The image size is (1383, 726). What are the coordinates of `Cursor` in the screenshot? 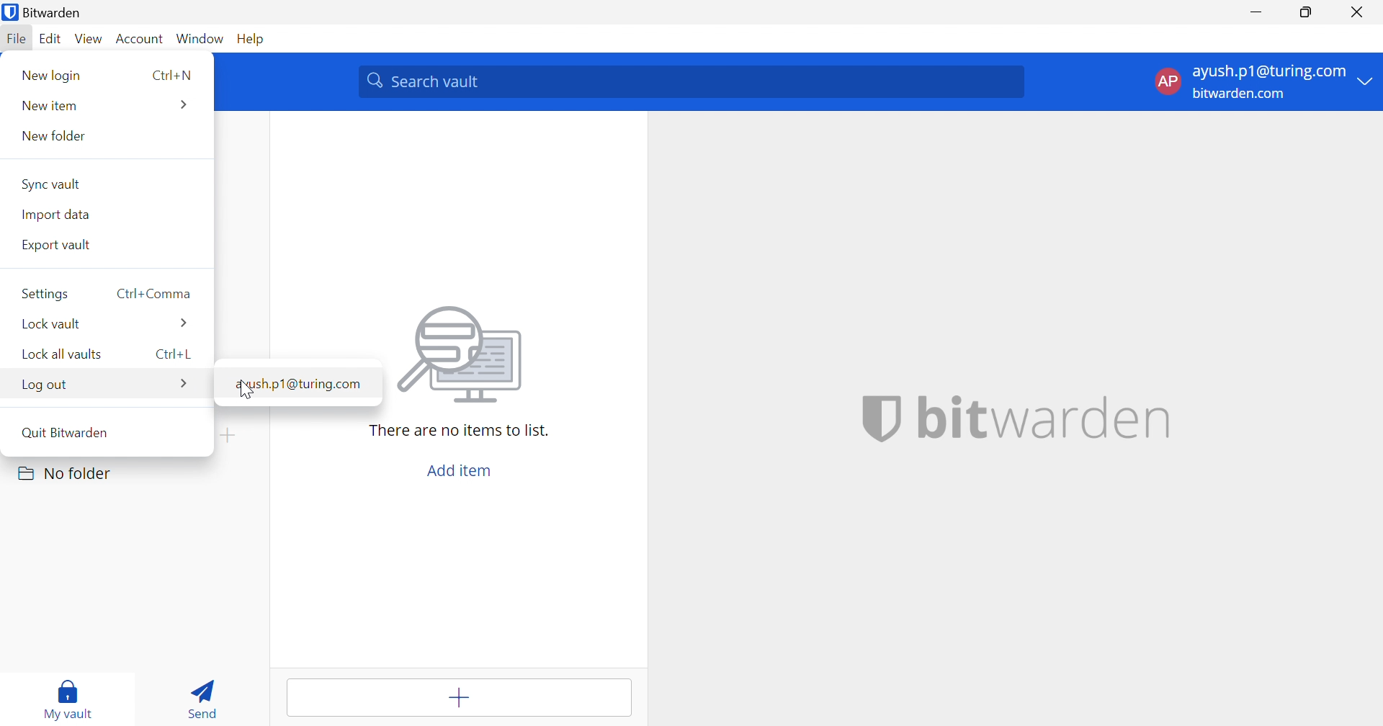 It's located at (246, 390).